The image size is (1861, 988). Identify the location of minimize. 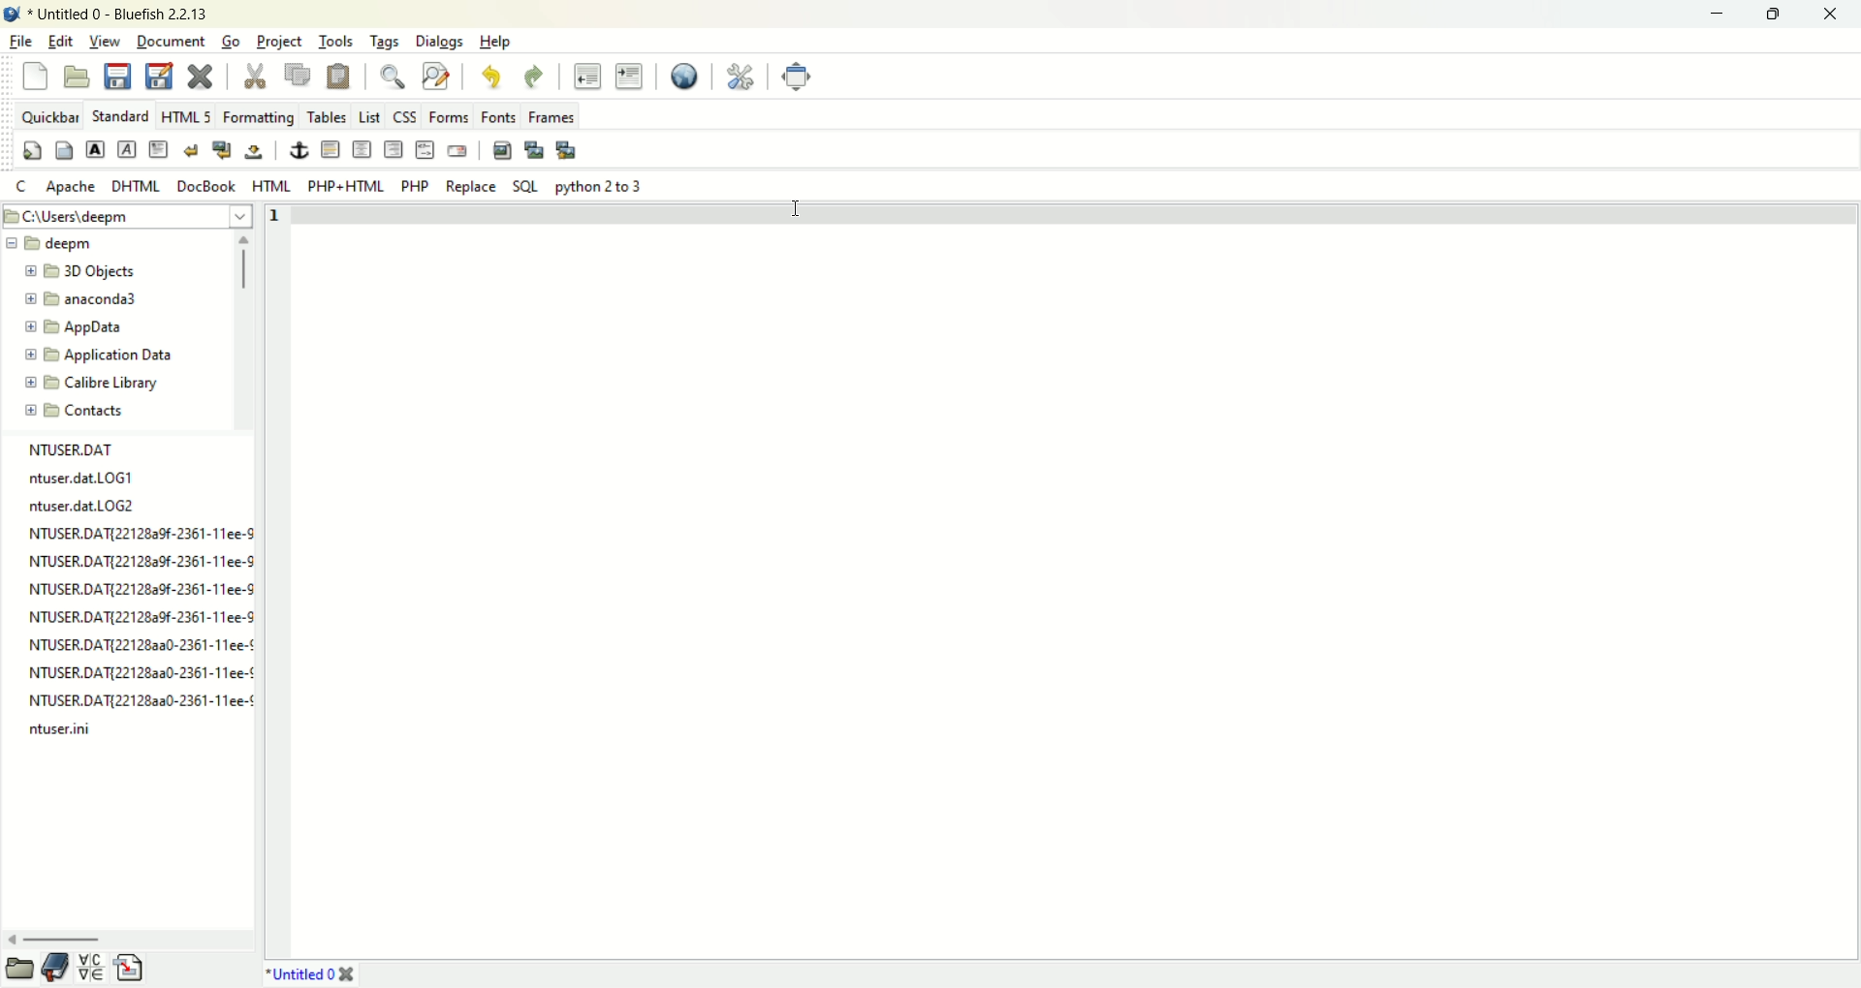
(1720, 14).